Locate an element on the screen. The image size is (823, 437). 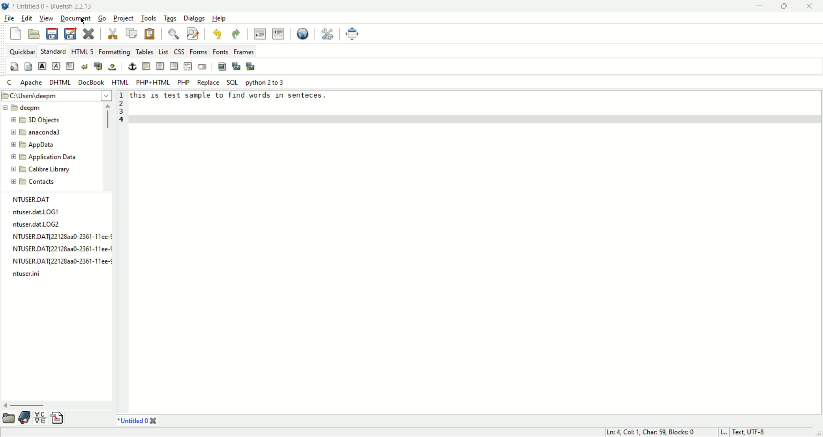
quickbar is located at coordinates (21, 52).